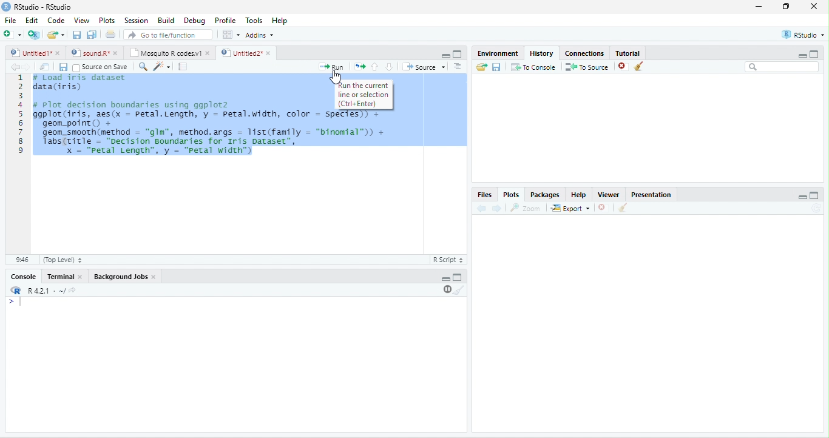 This screenshot has width=829, height=438. I want to click on 68:46, so click(22, 260).